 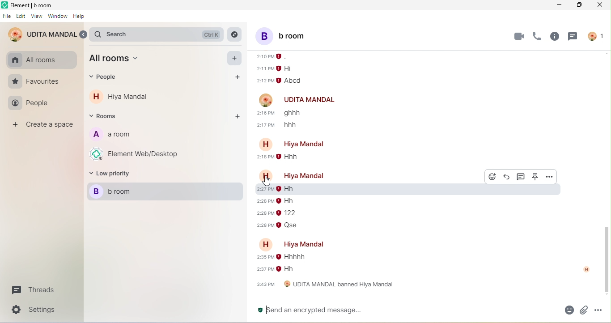 I want to click on time of message sending, so click(x=265, y=81).